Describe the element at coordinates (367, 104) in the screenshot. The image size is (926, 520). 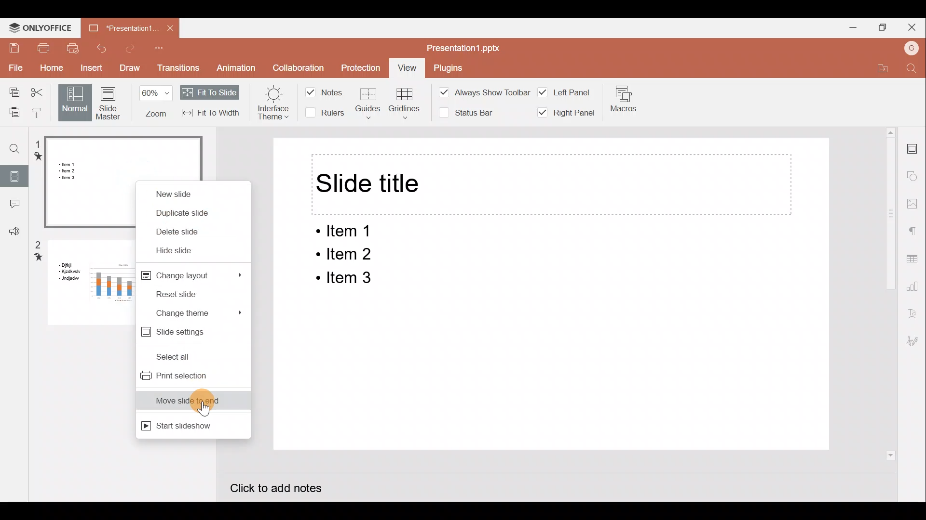
I see `Guides` at that location.